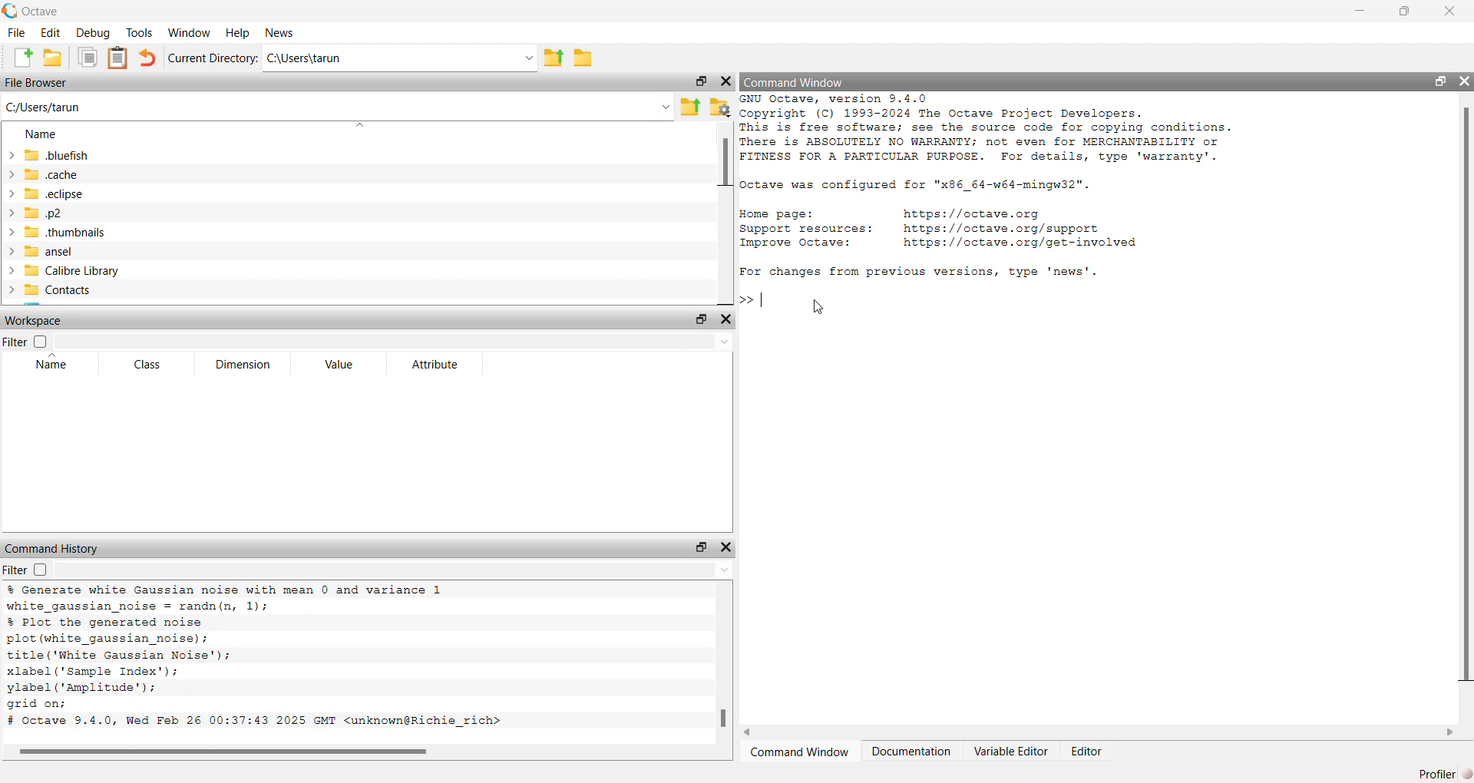  Describe the element at coordinates (729, 547) in the screenshot. I see `close` at that location.